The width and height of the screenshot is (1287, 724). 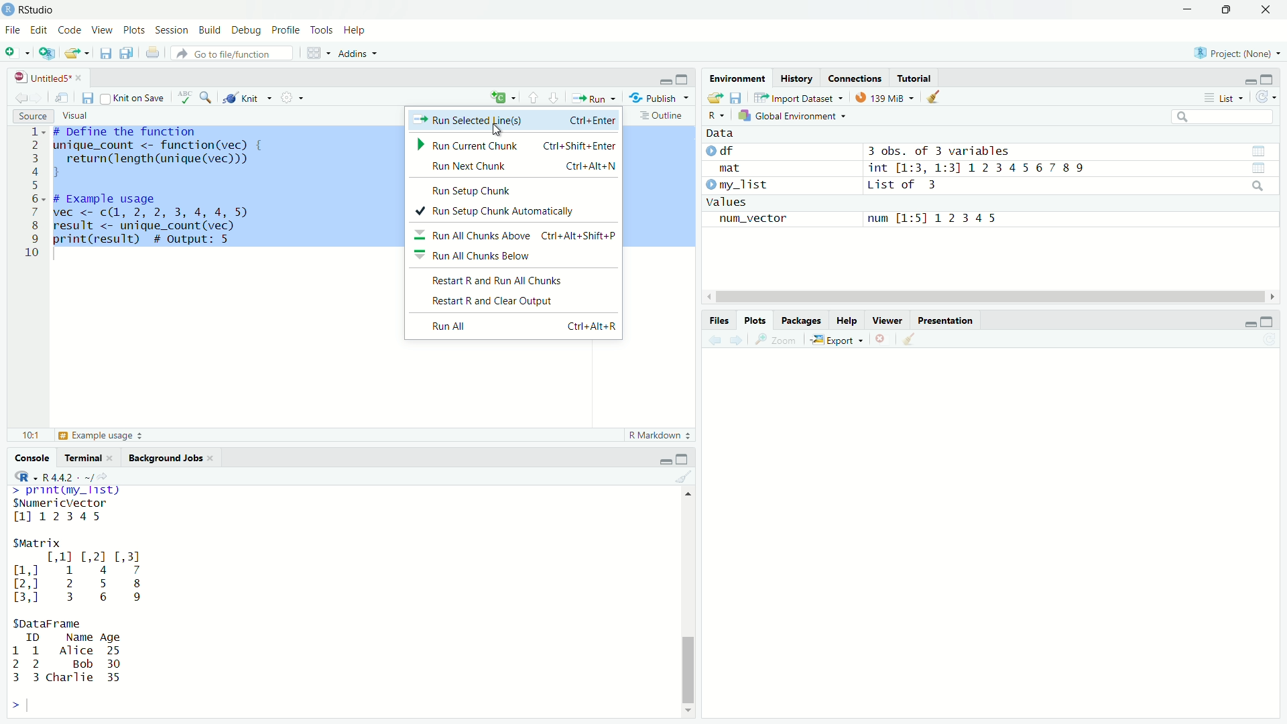 I want to click on Publish, so click(x=658, y=97).